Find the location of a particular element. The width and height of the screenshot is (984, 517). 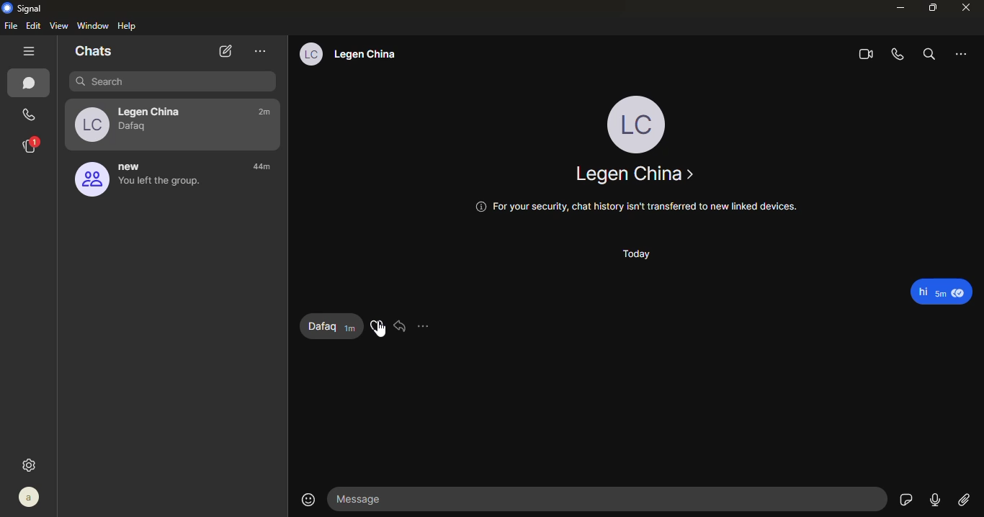

profile image is located at coordinates (90, 124).